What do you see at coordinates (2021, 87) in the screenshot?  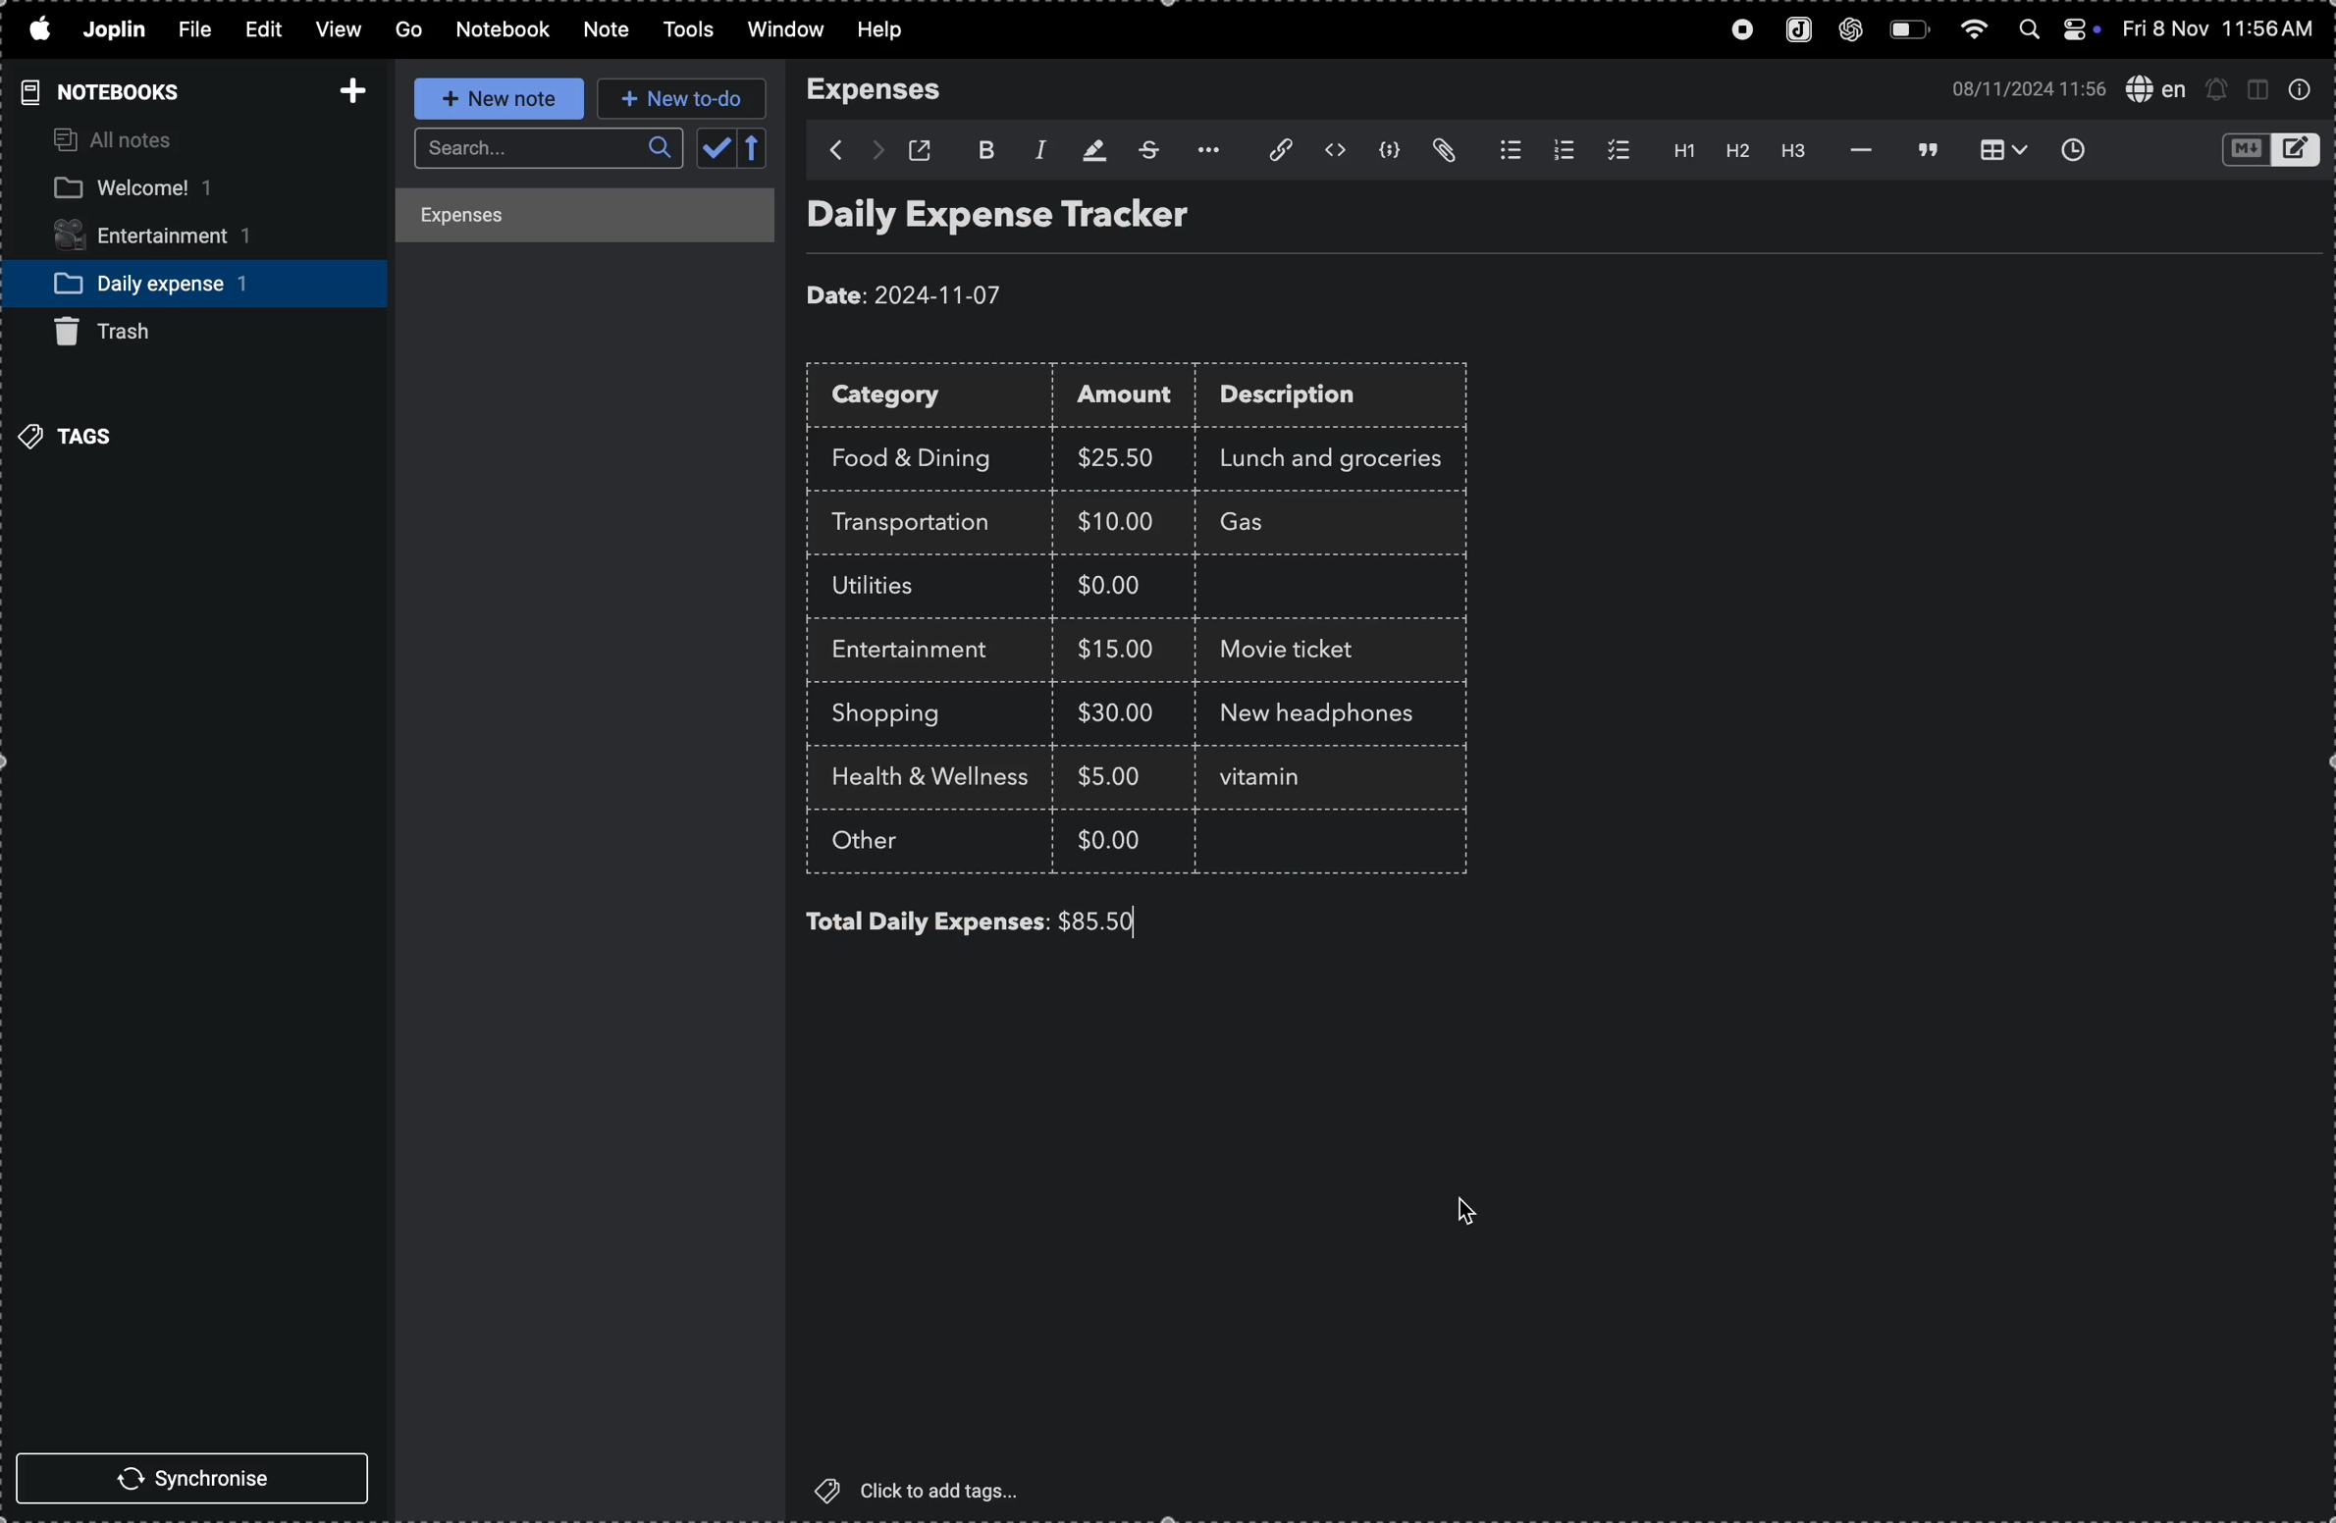 I see `date and time` at bounding box center [2021, 87].